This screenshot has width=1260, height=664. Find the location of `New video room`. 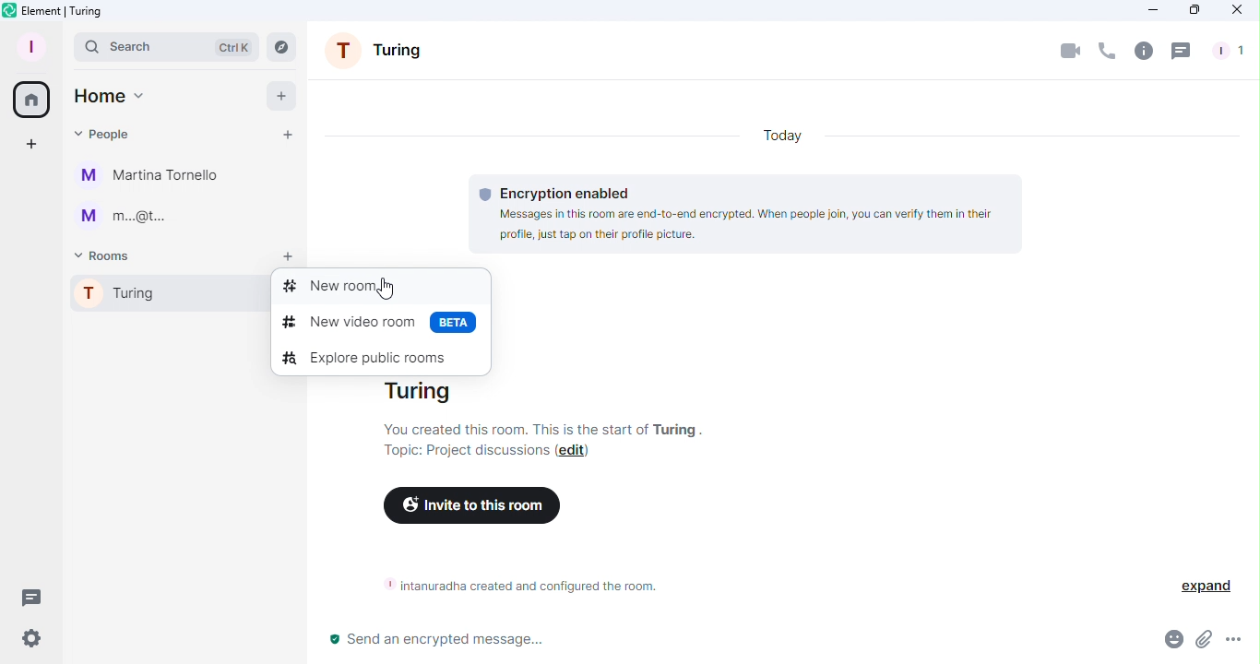

New video room is located at coordinates (377, 320).